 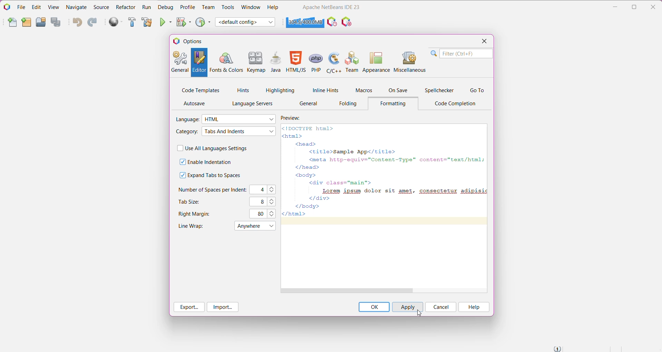 I want to click on Save All, so click(x=57, y=22).